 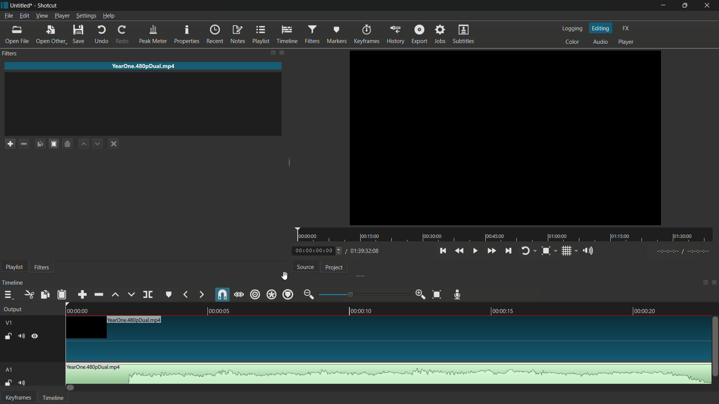 I want to click on project, so click(x=336, y=267).